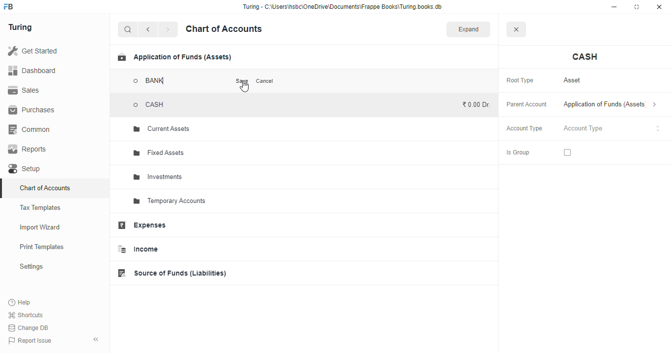  What do you see at coordinates (475, 104) in the screenshot?
I see `₹0.00 Dr.` at bounding box center [475, 104].